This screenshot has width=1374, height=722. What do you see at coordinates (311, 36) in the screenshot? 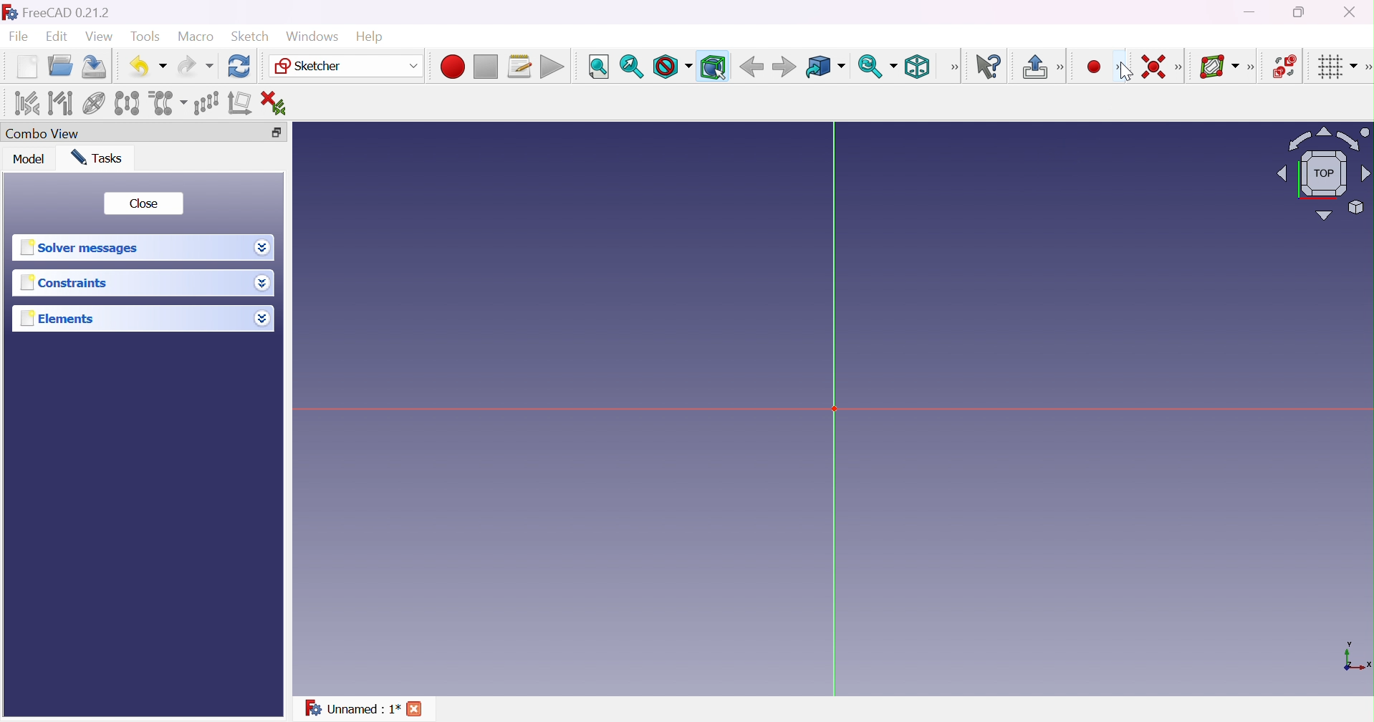
I see `Windows` at bounding box center [311, 36].